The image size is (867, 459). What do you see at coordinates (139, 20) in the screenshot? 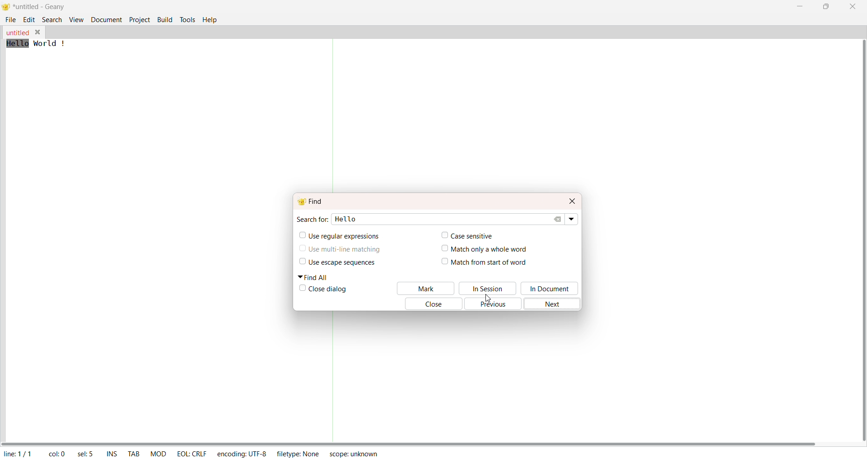
I see `Project` at bounding box center [139, 20].